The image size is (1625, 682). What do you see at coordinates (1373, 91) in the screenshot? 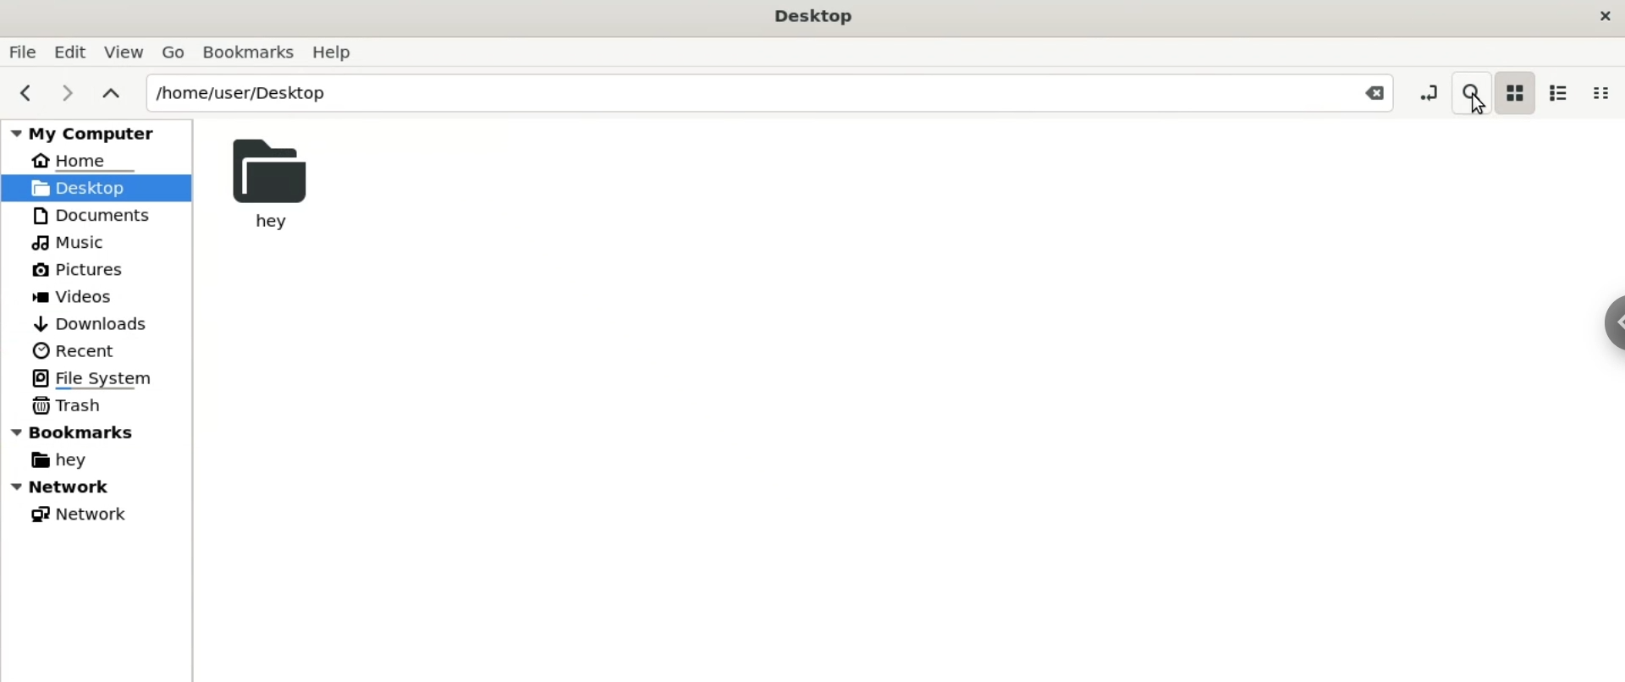
I see `Close` at bounding box center [1373, 91].